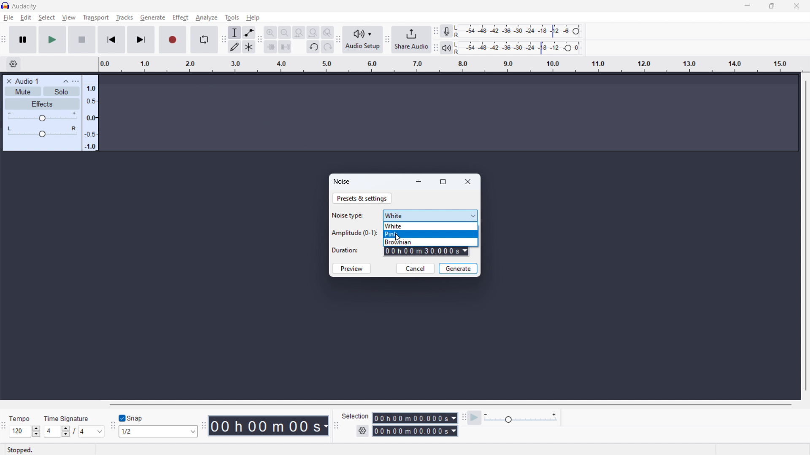 Image resolution: width=810 pixels, height=455 pixels. I want to click on amplitude, so click(90, 113).